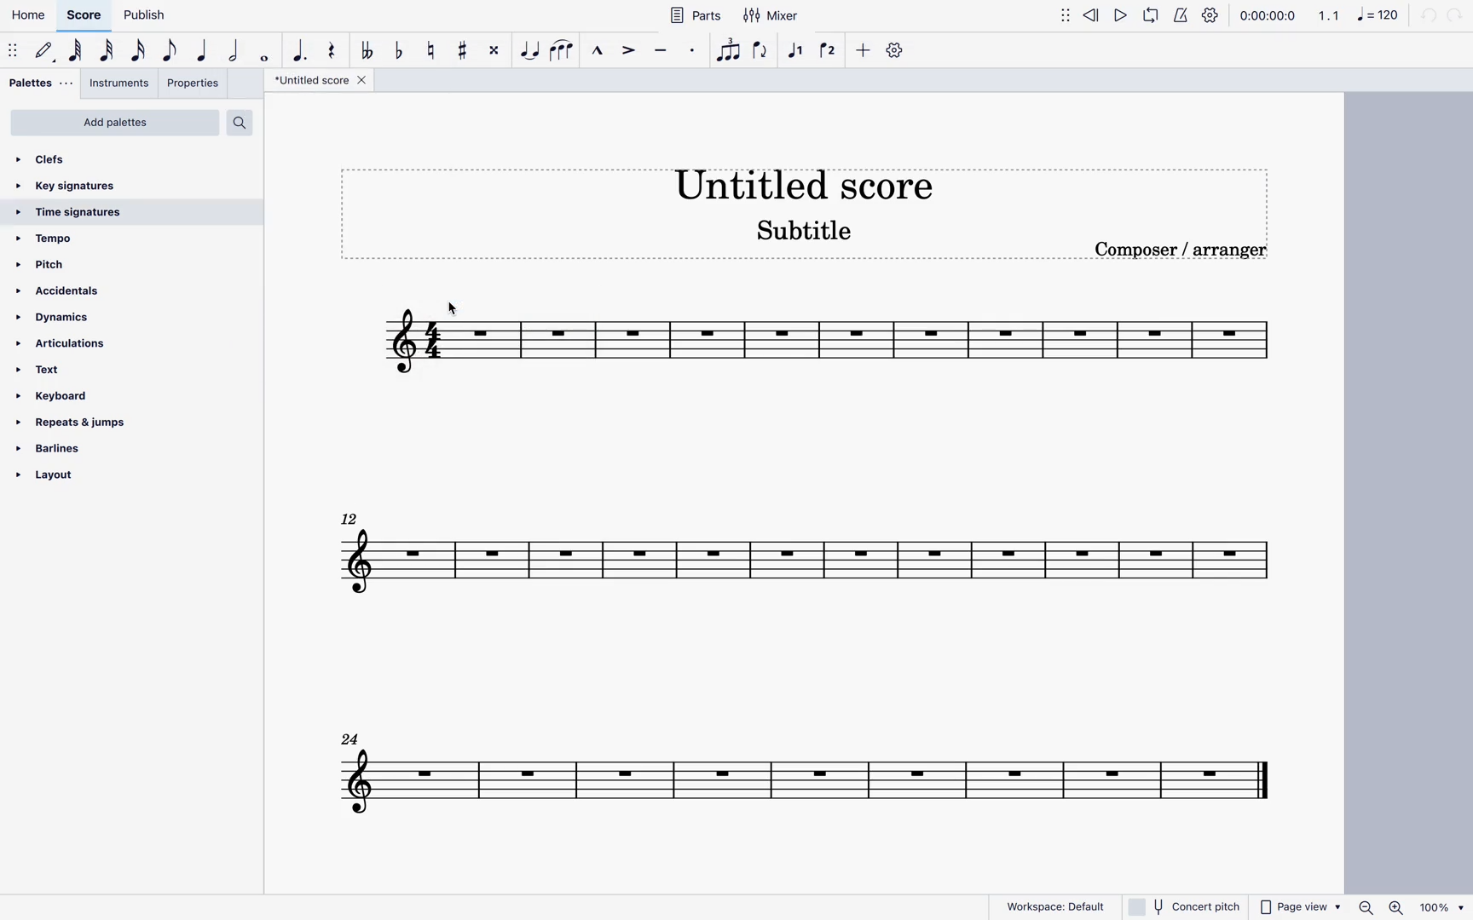  What do you see at coordinates (56, 448) in the screenshot?
I see `barlines` at bounding box center [56, 448].